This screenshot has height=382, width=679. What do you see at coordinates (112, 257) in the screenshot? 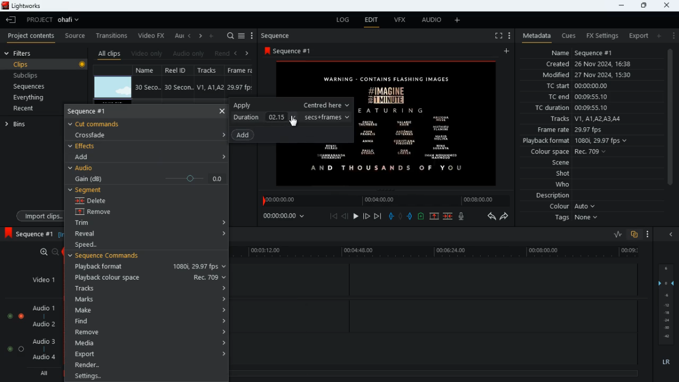
I see `sequence commands` at bounding box center [112, 257].